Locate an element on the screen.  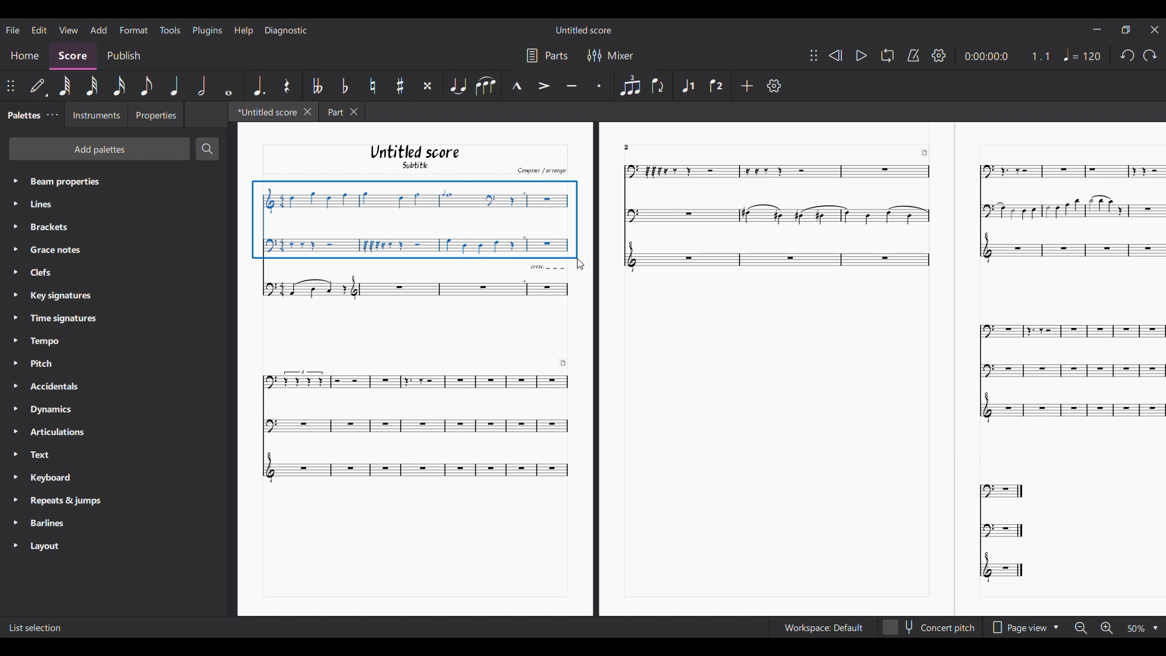
Minimize is located at coordinates (1097, 29).